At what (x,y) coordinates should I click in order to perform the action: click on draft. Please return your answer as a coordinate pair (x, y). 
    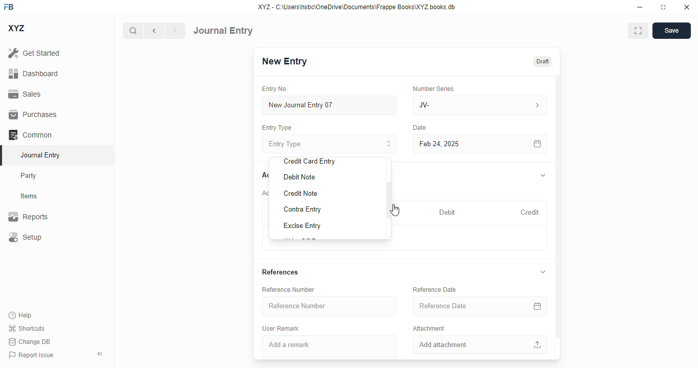
    Looking at the image, I should click on (543, 61).